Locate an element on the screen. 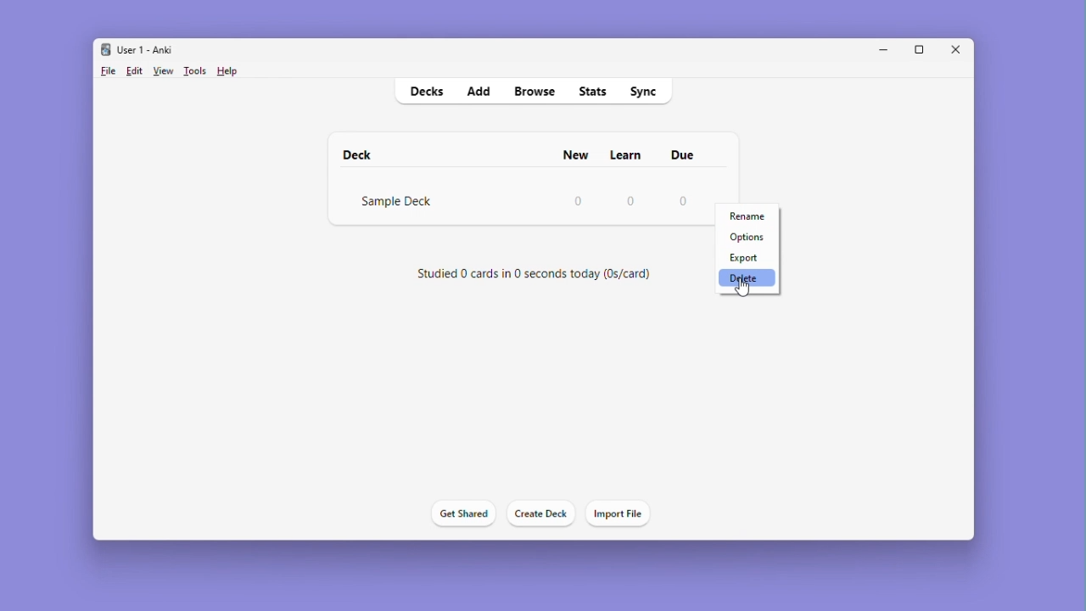  New is located at coordinates (575, 156).